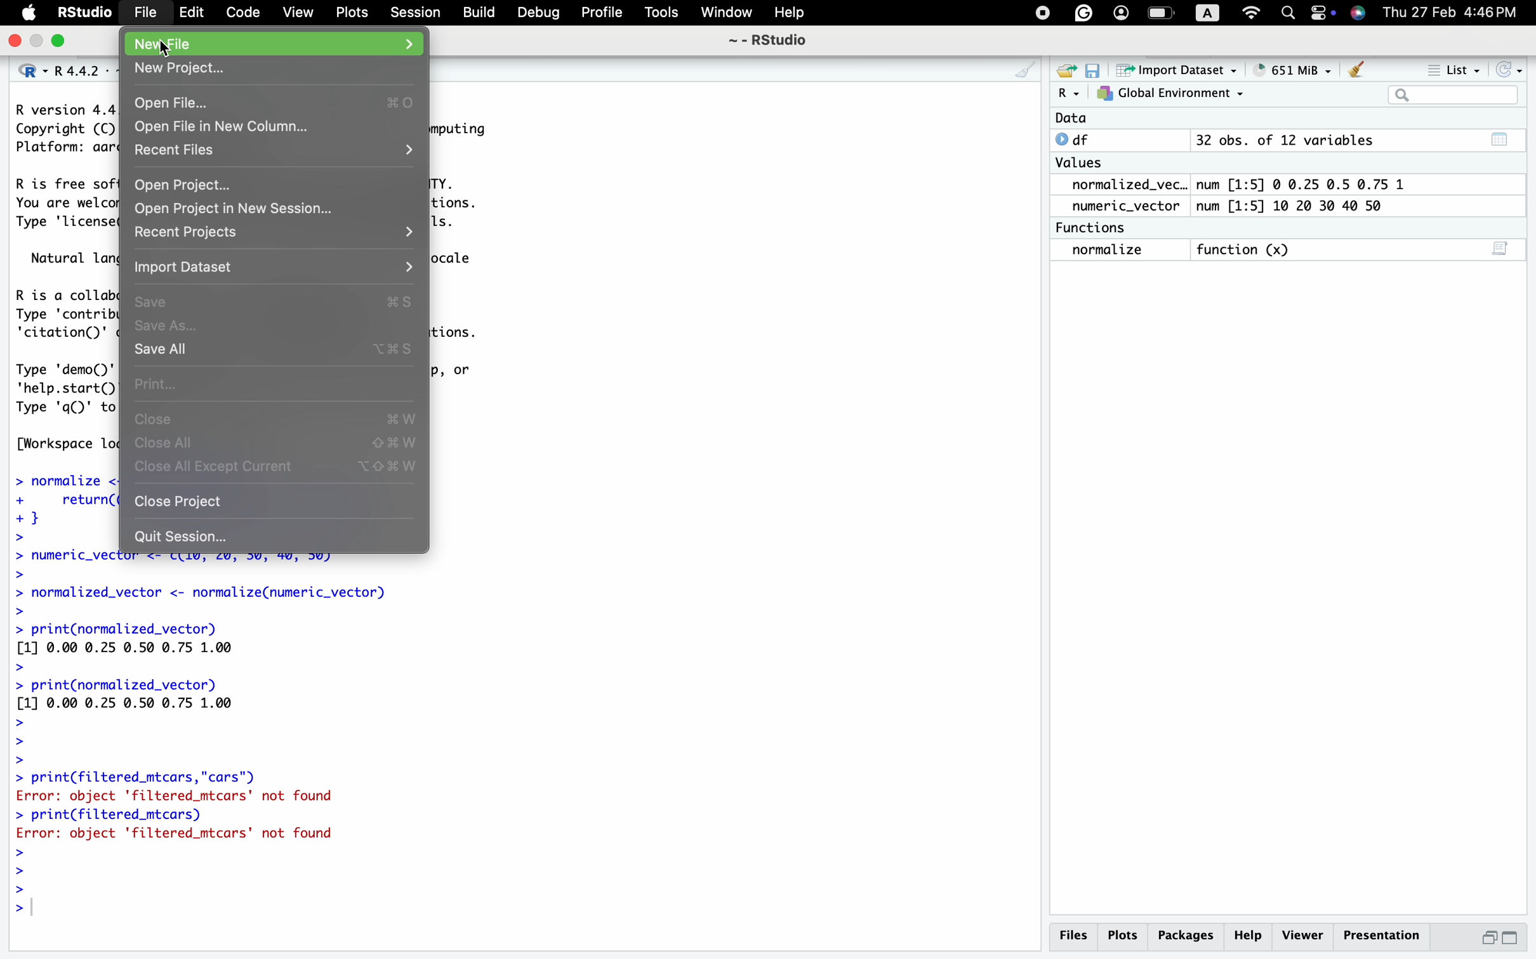 Image resolution: width=1536 pixels, height=959 pixels. I want to click on Search , so click(1289, 12).